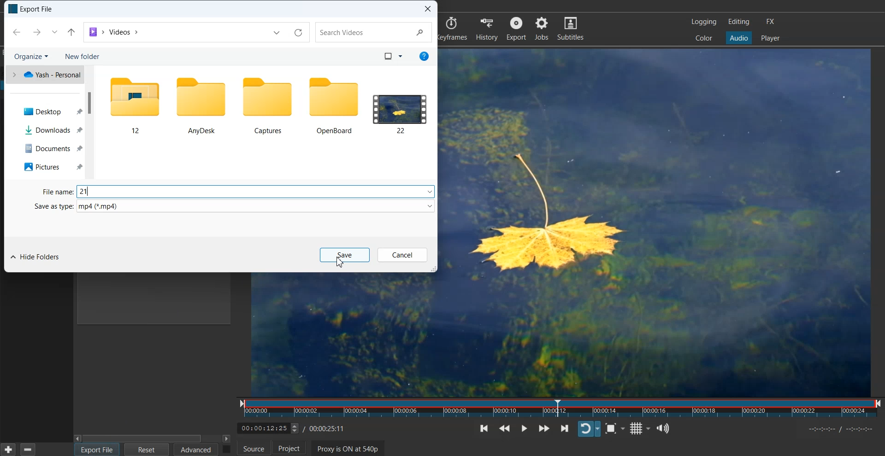 The image size is (885, 456). What do you see at coordinates (51, 111) in the screenshot?
I see `Dekstop` at bounding box center [51, 111].